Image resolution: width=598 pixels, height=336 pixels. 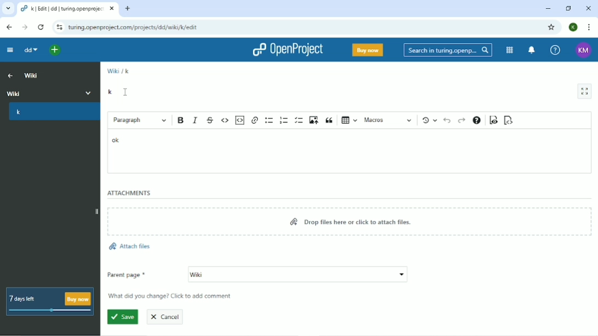 I want to click on More, so click(x=89, y=93).